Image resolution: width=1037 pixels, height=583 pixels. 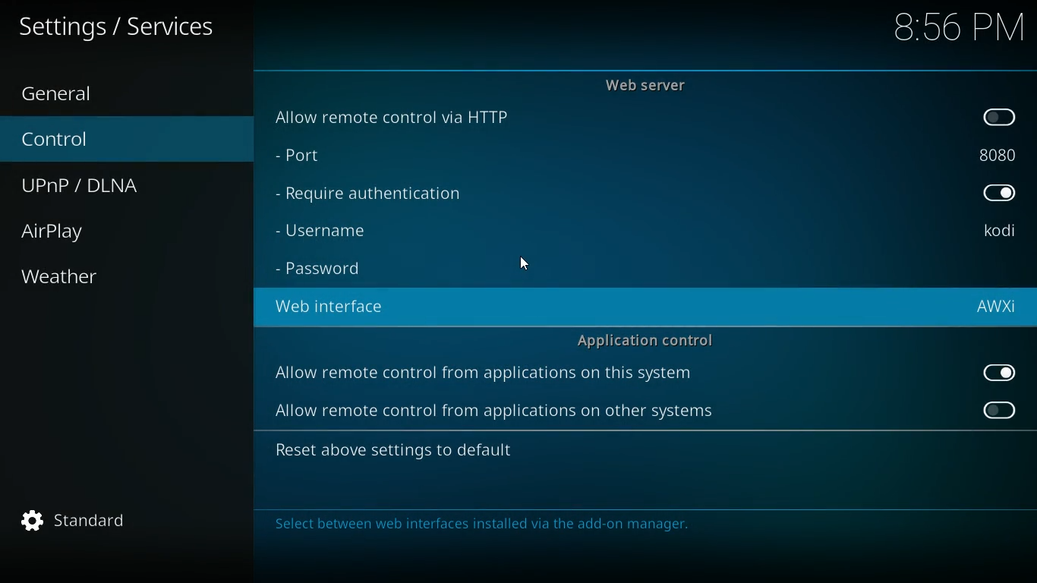 What do you see at coordinates (997, 153) in the screenshot?
I see `8080` at bounding box center [997, 153].